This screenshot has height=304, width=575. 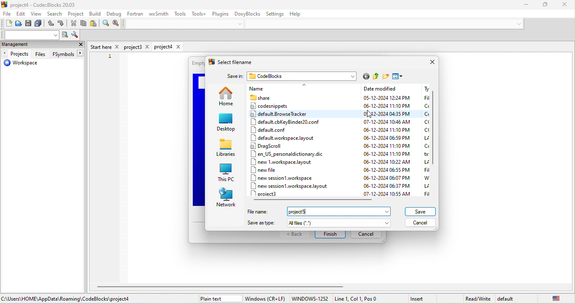 I want to click on window, so click(x=266, y=299).